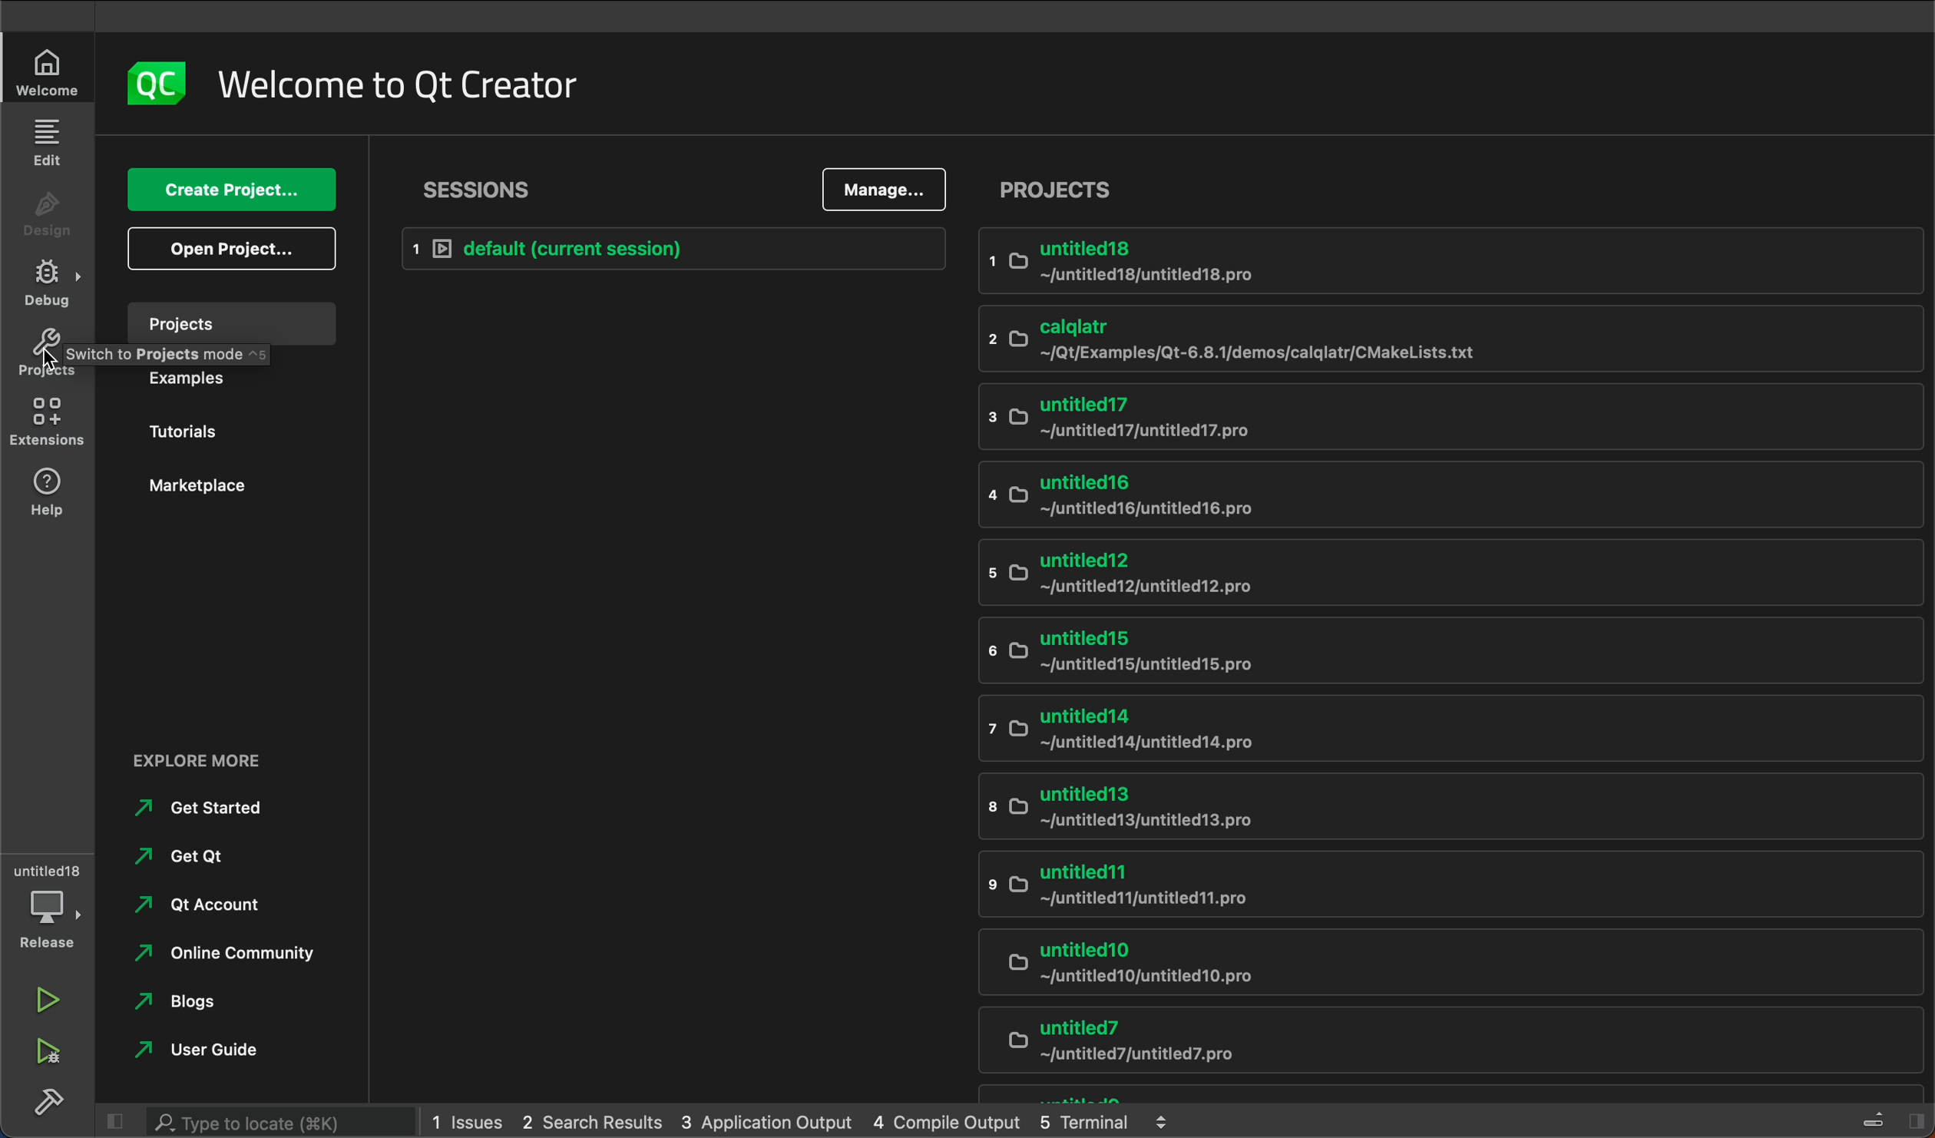 This screenshot has width=1935, height=1138. I want to click on open project..., so click(229, 250).